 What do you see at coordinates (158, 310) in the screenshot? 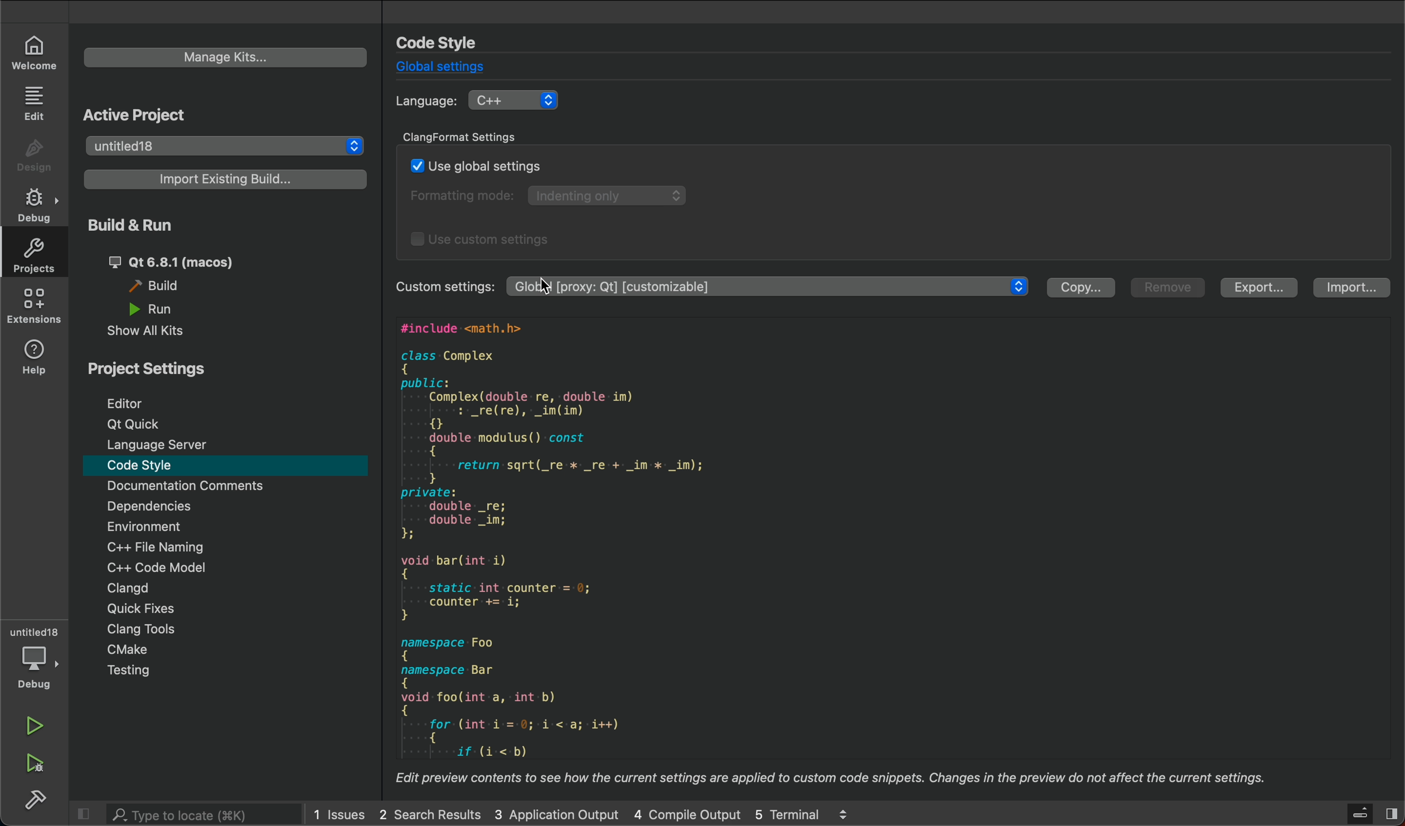
I see `run` at bounding box center [158, 310].